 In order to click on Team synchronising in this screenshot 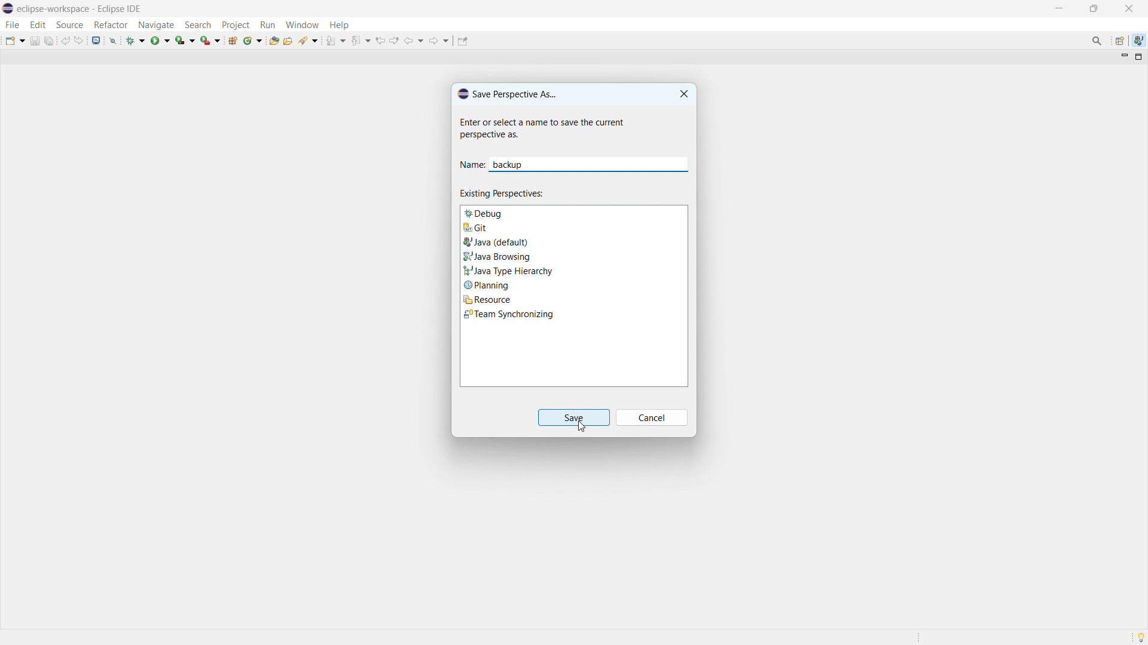, I will do `click(573, 314)`.